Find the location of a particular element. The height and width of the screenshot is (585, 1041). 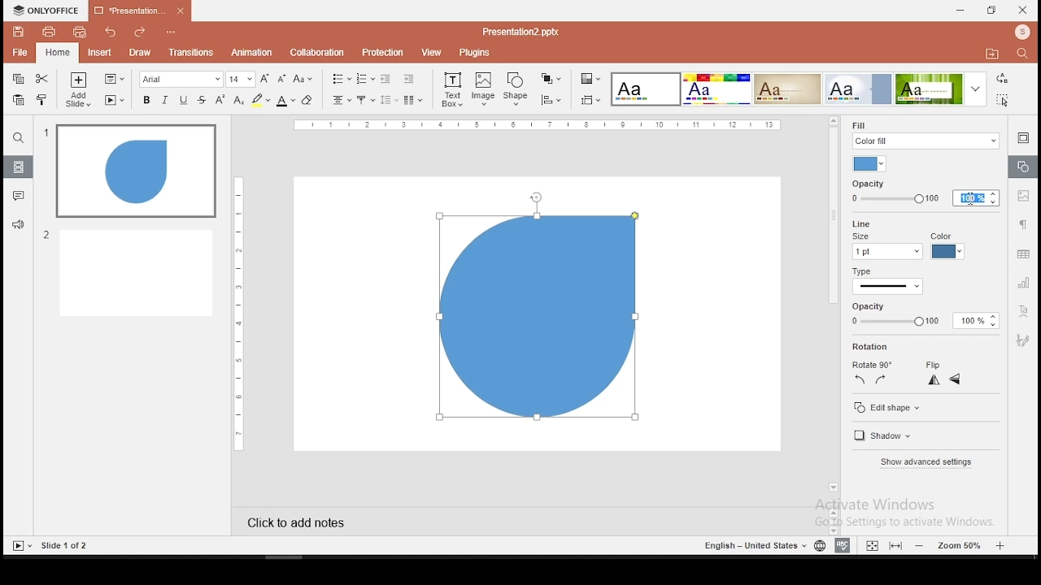

flip vertical is located at coordinates (935, 382).